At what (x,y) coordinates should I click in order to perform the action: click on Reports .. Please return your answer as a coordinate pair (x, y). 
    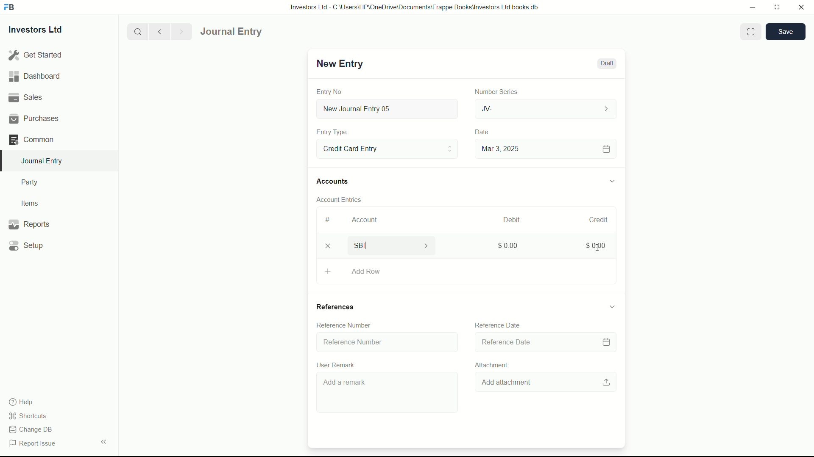
    Looking at the image, I should click on (29, 223).